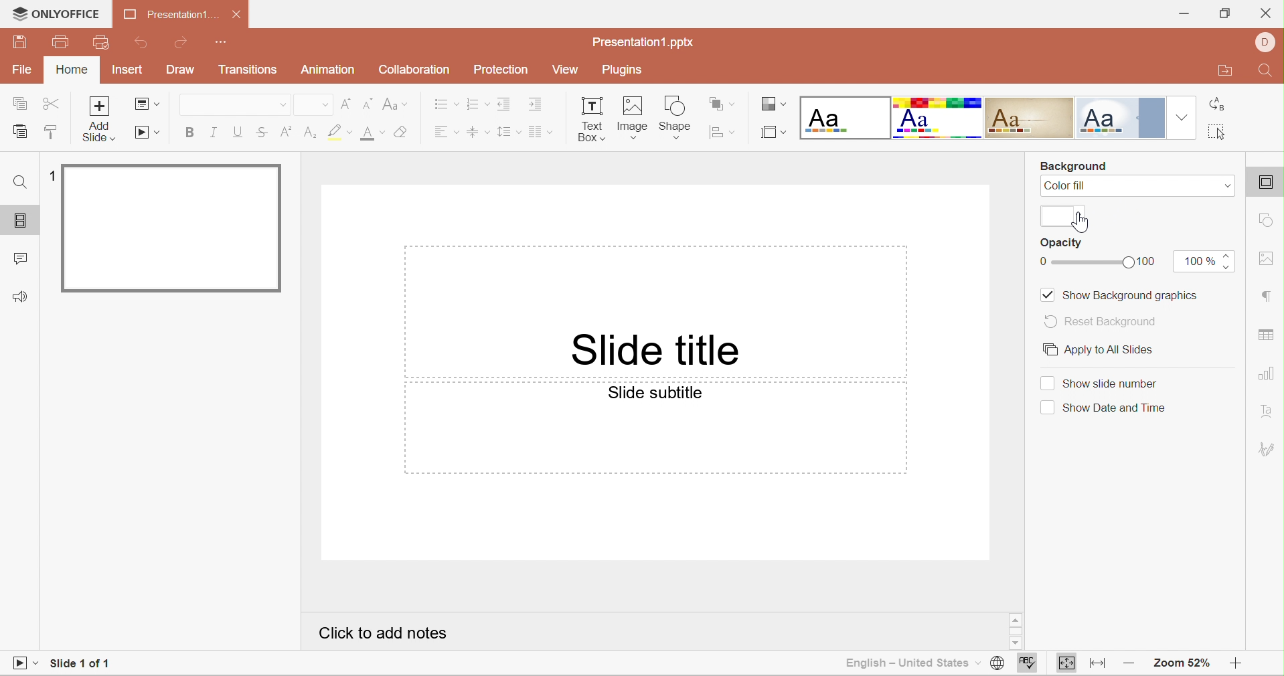 The width and height of the screenshot is (1284, 676). Describe the element at coordinates (845, 117) in the screenshot. I see `Blank` at that location.